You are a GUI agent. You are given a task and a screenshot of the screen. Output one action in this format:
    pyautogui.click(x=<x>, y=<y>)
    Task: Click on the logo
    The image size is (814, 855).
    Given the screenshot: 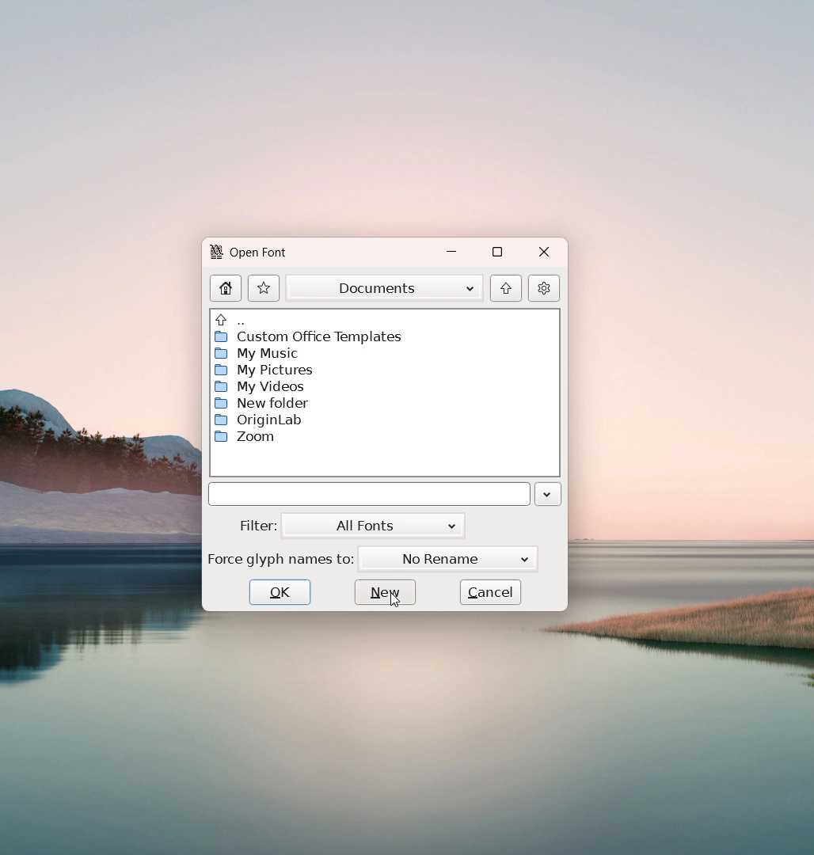 What is the action you would take?
    pyautogui.click(x=216, y=252)
    